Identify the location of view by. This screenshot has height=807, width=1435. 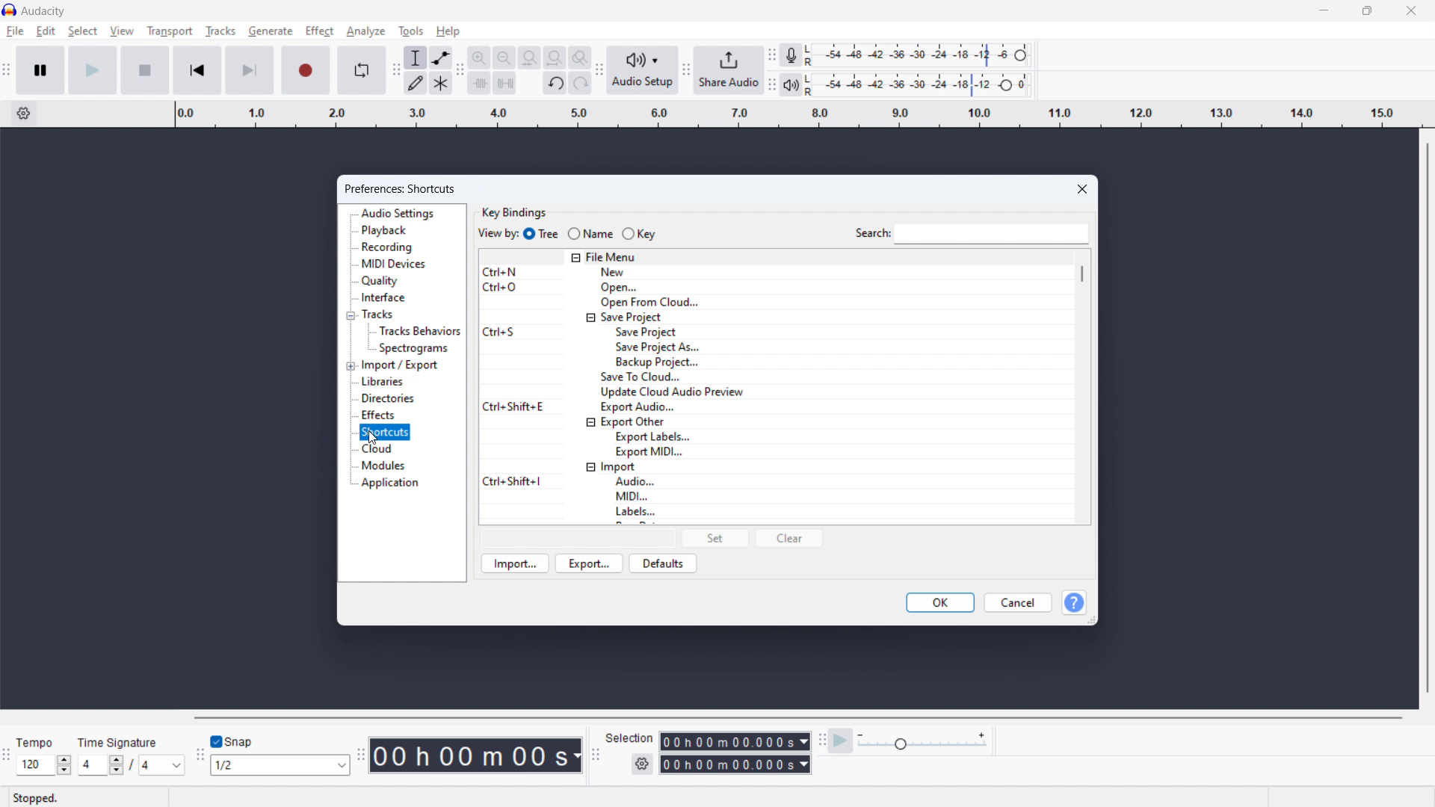
(497, 233).